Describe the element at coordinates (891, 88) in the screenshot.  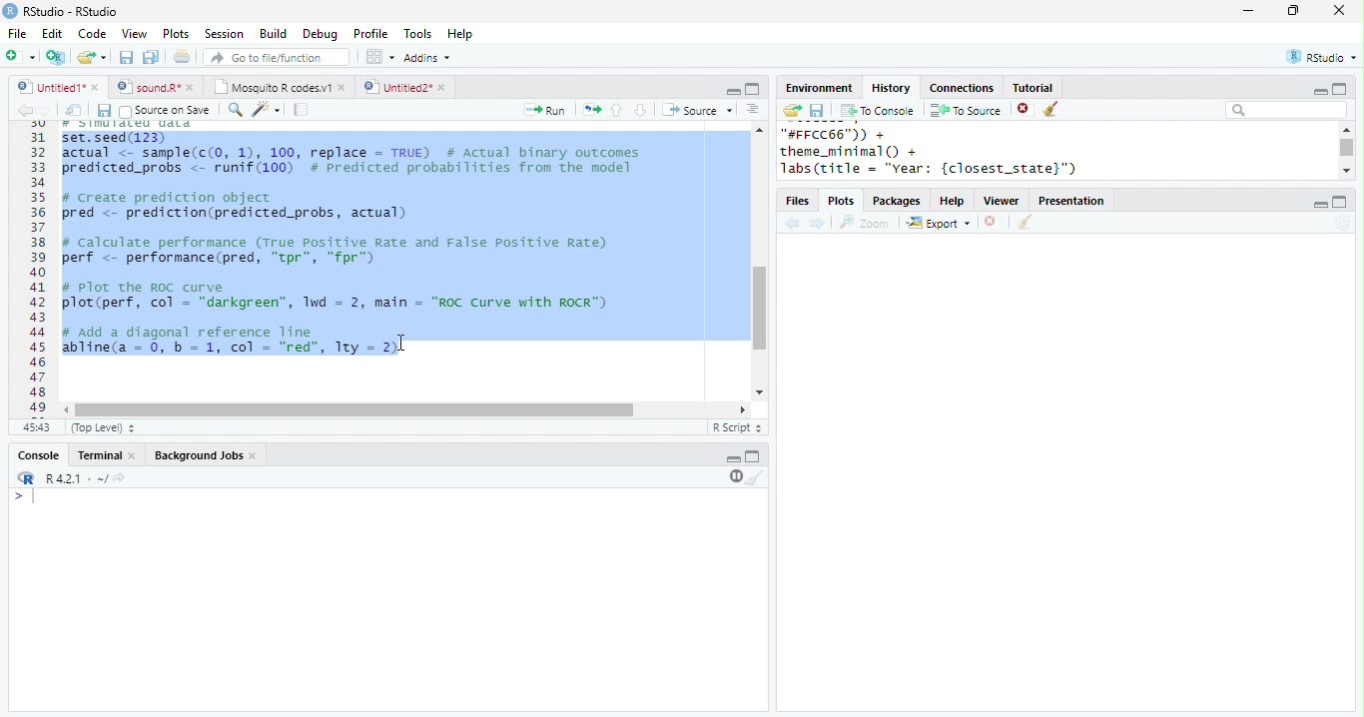
I see `History` at that location.